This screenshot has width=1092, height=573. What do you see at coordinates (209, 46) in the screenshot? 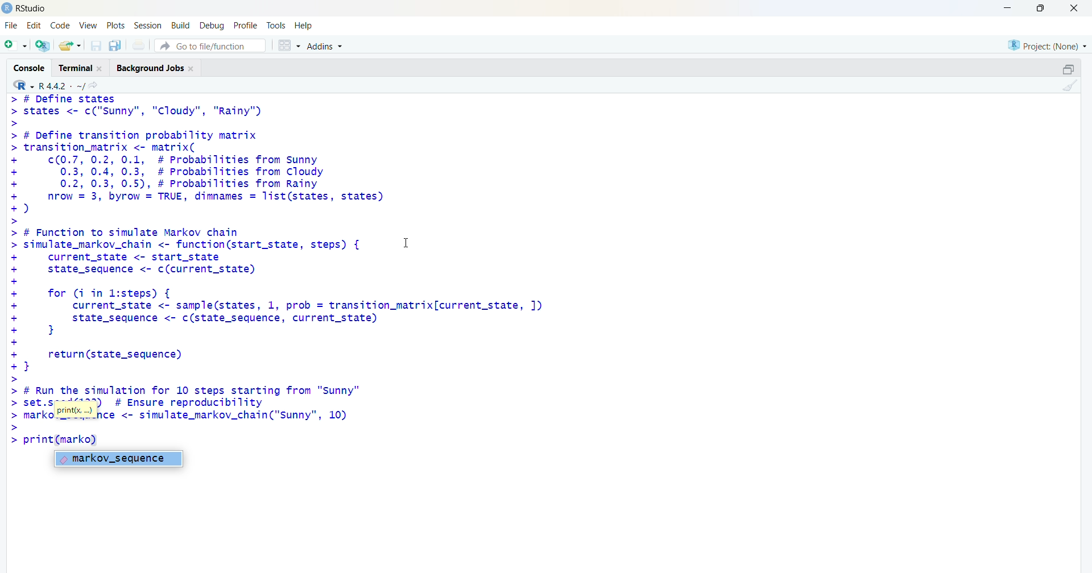
I see `go to file/function` at bounding box center [209, 46].